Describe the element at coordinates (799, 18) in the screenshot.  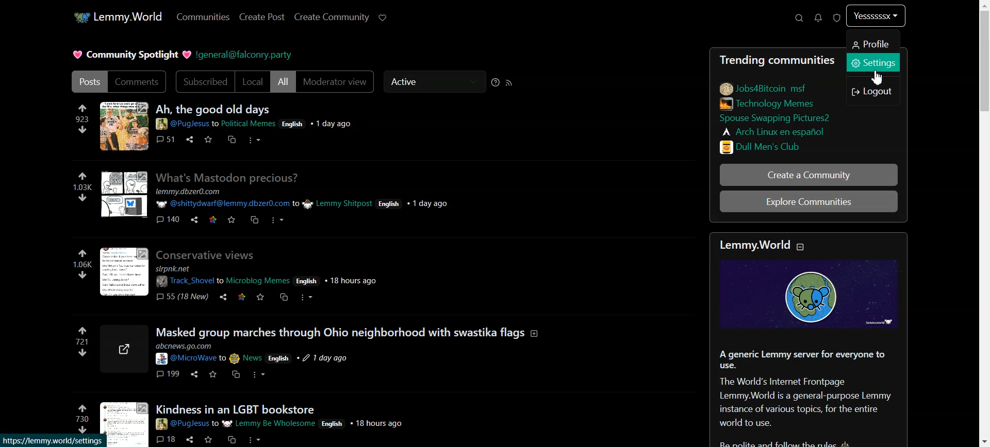
I see `Search` at that location.